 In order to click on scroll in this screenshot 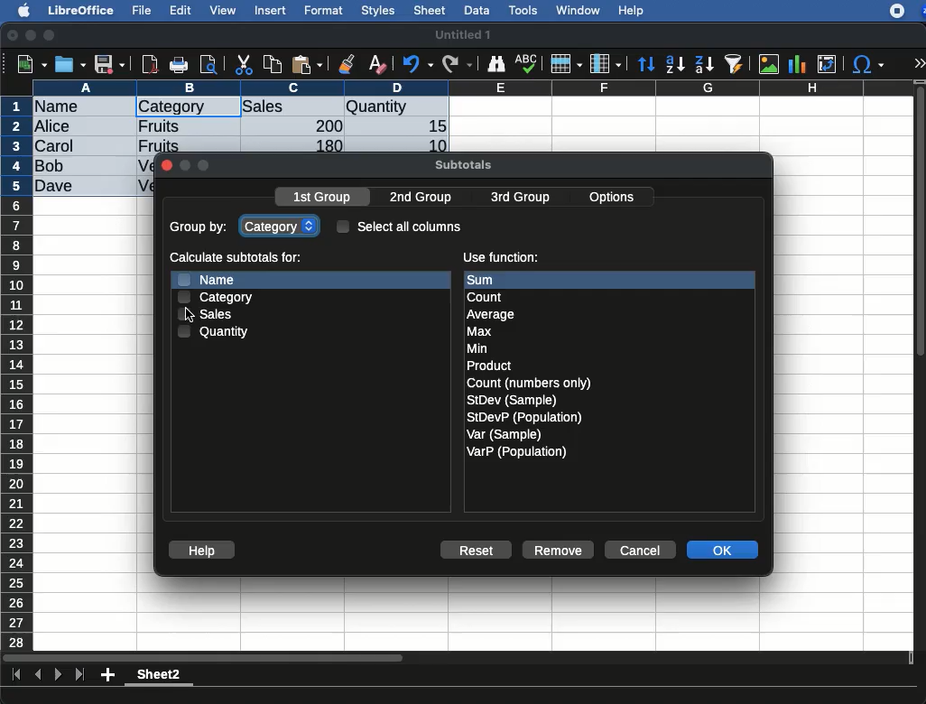, I will do `click(921, 365)`.